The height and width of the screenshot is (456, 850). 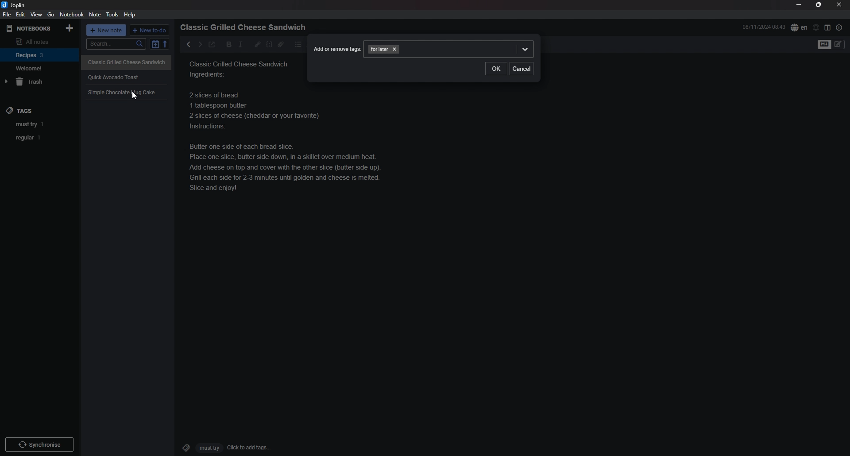 I want to click on heading, so click(x=246, y=27).